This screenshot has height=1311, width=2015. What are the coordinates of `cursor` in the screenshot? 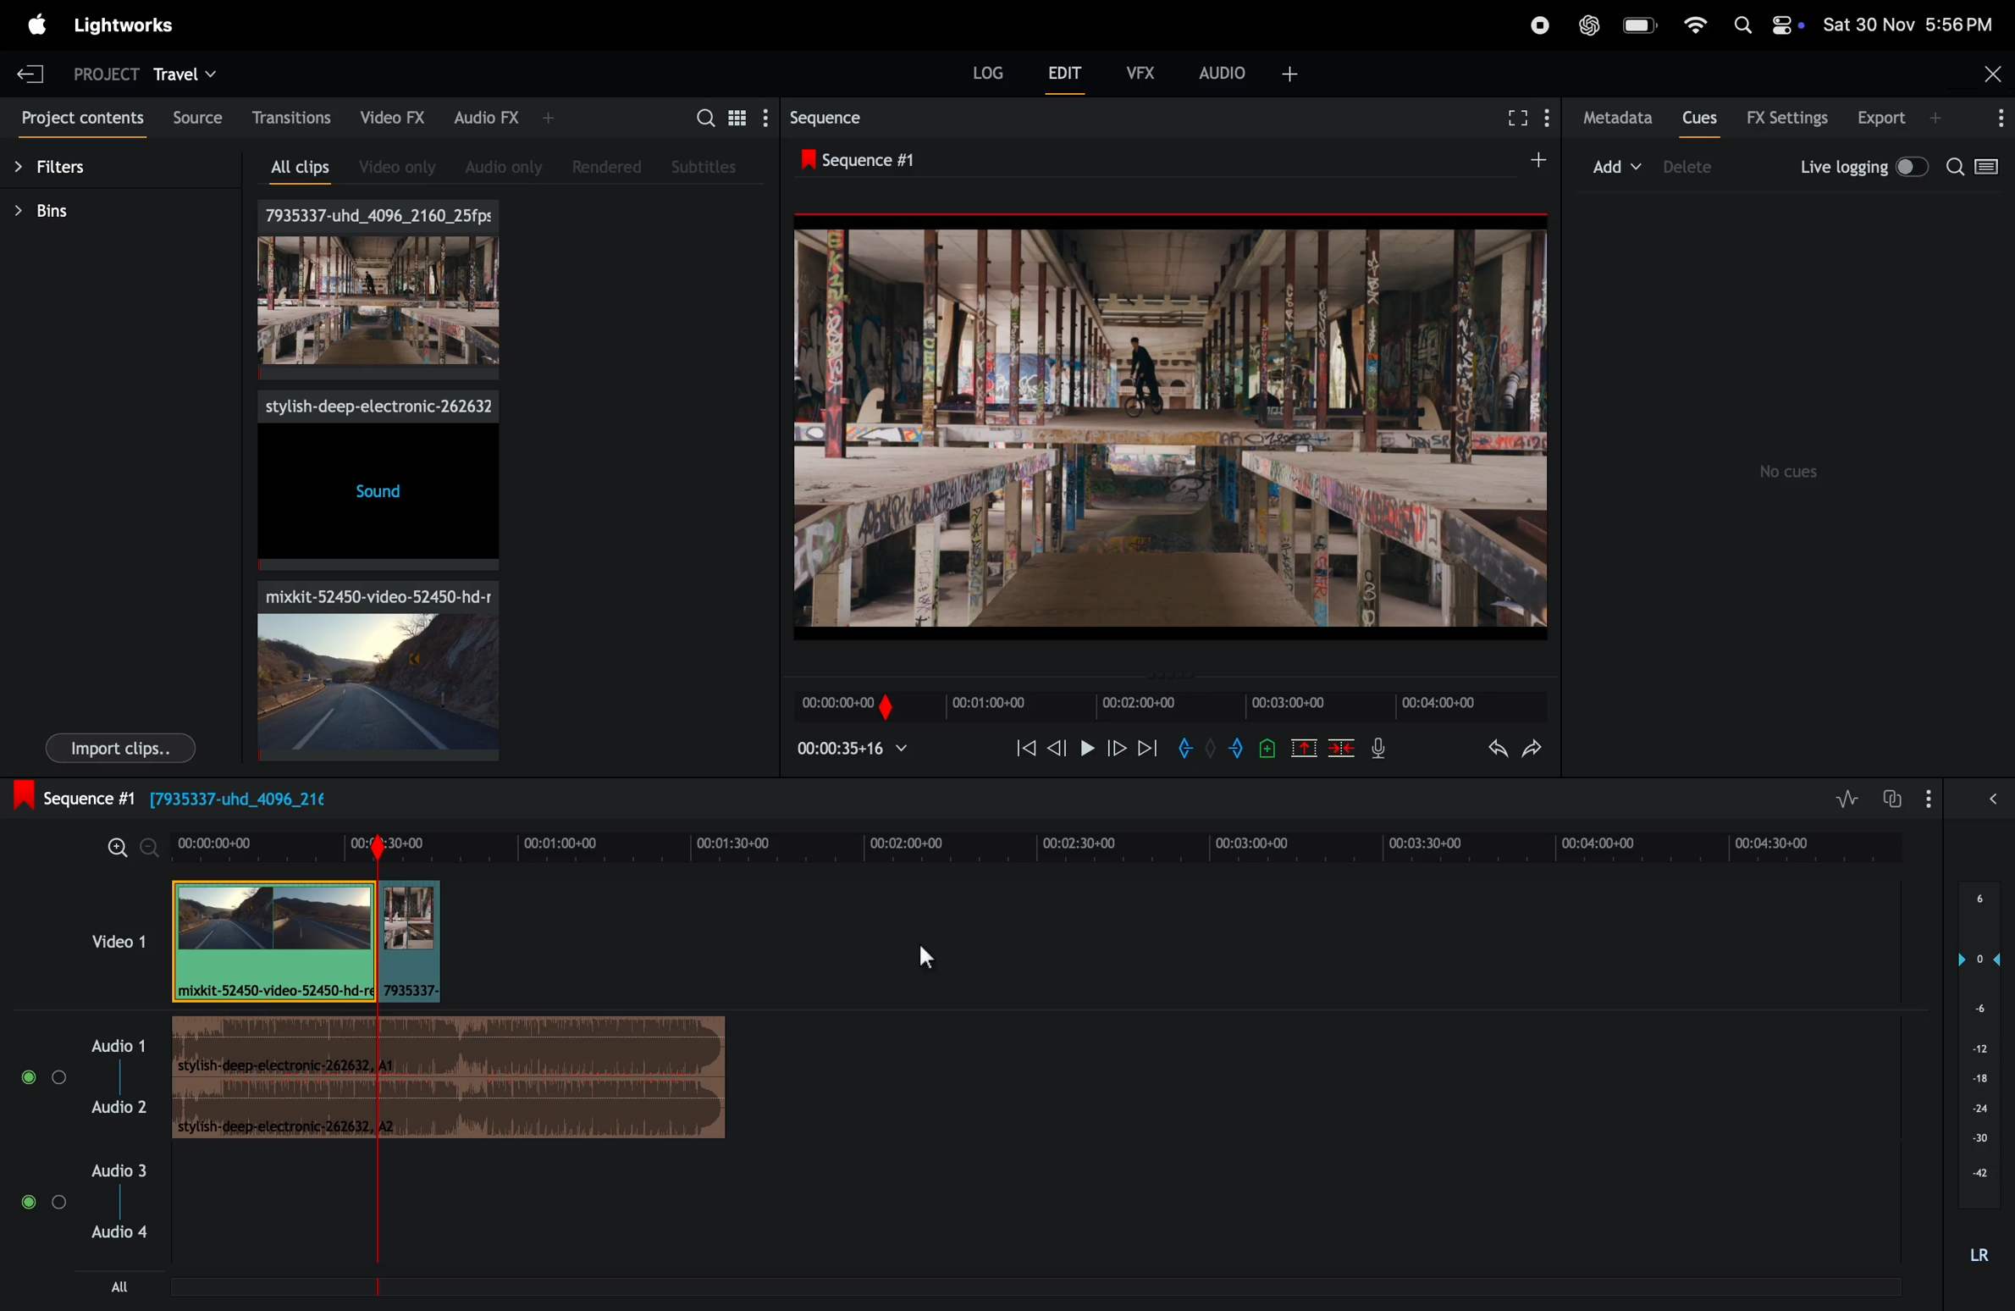 It's located at (925, 954).